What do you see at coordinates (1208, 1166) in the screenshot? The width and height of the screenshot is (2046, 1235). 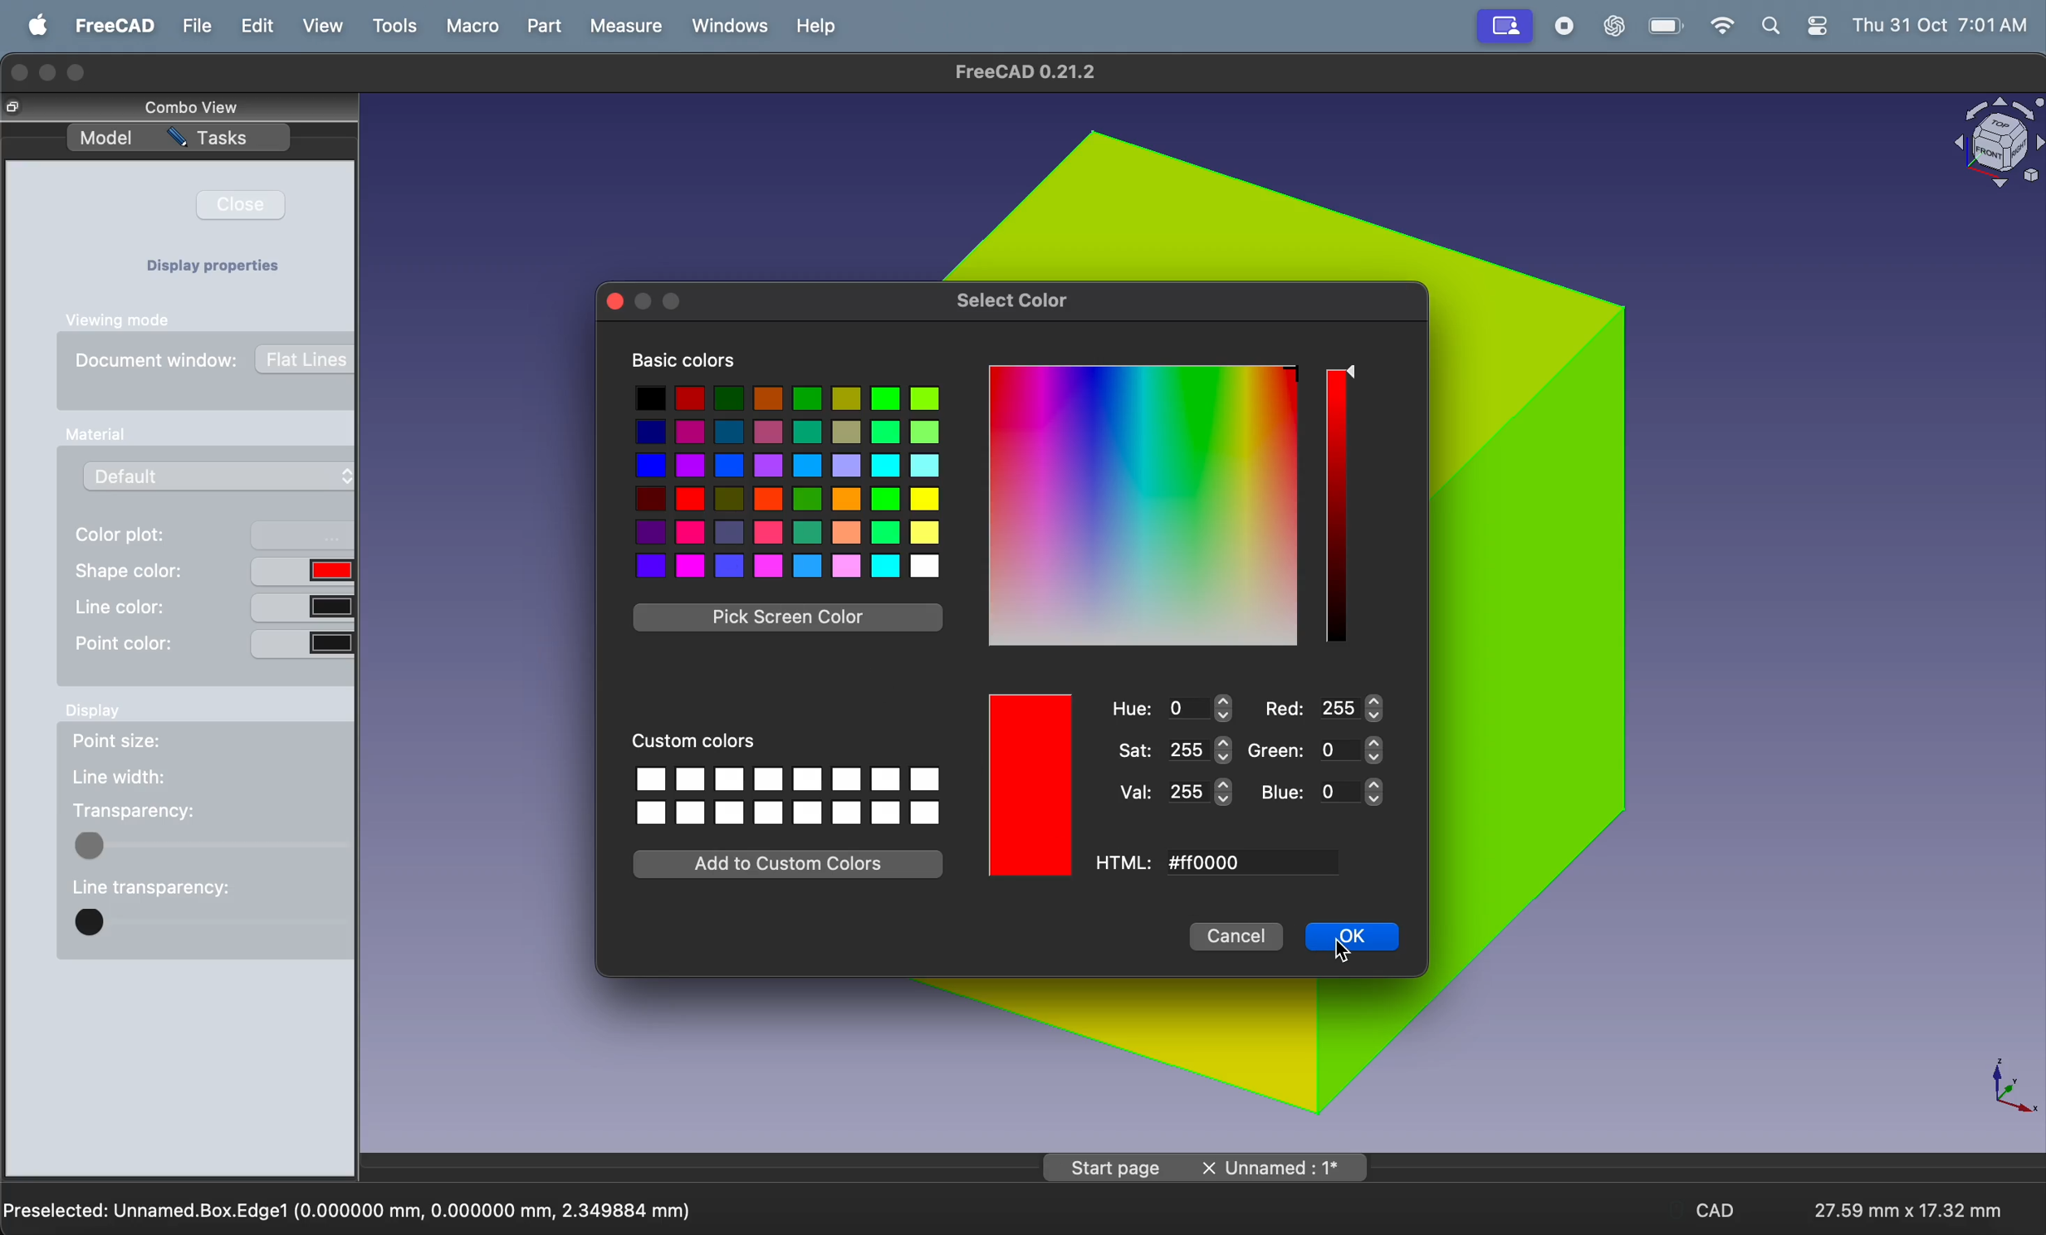 I see `page name` at bounding box center [1208, 1166].